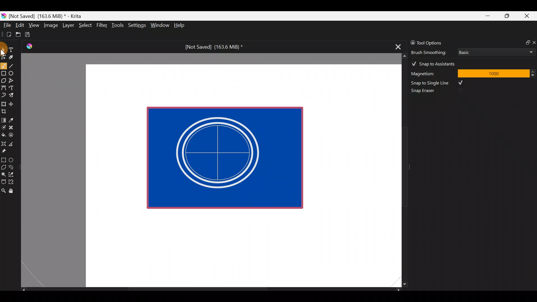  I want to click on Freehand brush tool, so click(4, 64).